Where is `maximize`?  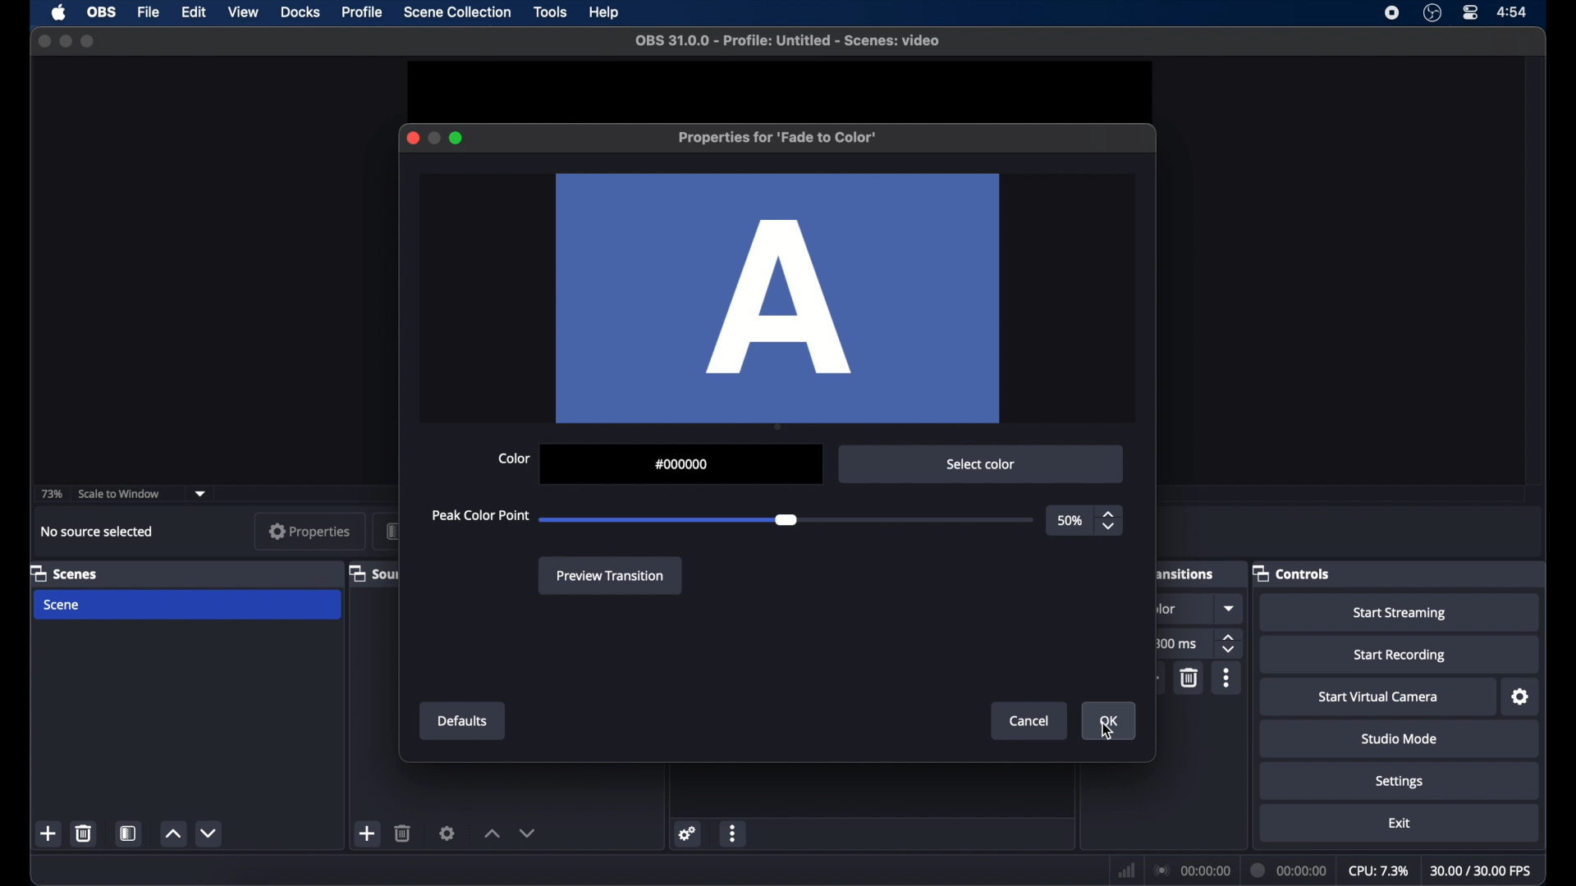 maximize is located at coordinates (89, 42).